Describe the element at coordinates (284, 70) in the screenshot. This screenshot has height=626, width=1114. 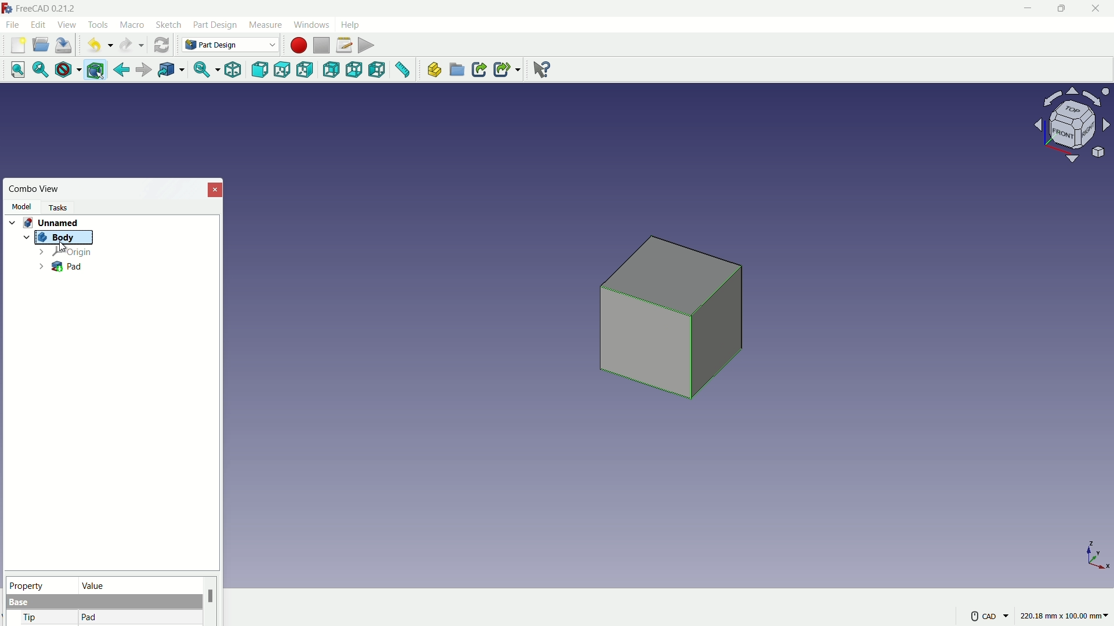
I see `top view` at that location.